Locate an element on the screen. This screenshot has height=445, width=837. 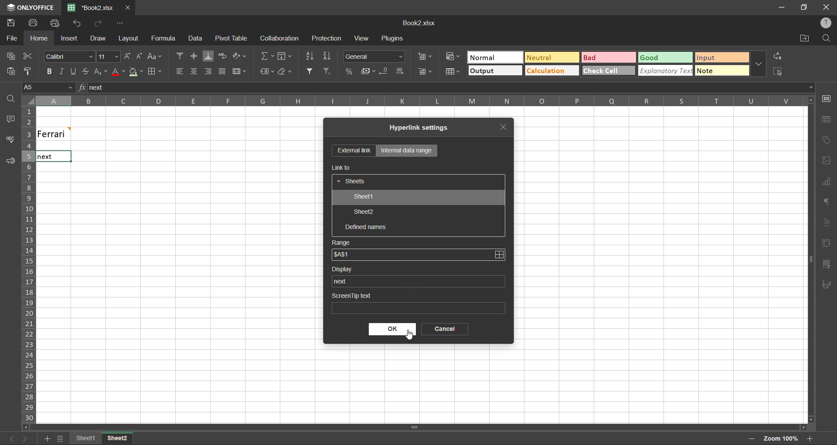
minimize is located at coordinates (779, 7).